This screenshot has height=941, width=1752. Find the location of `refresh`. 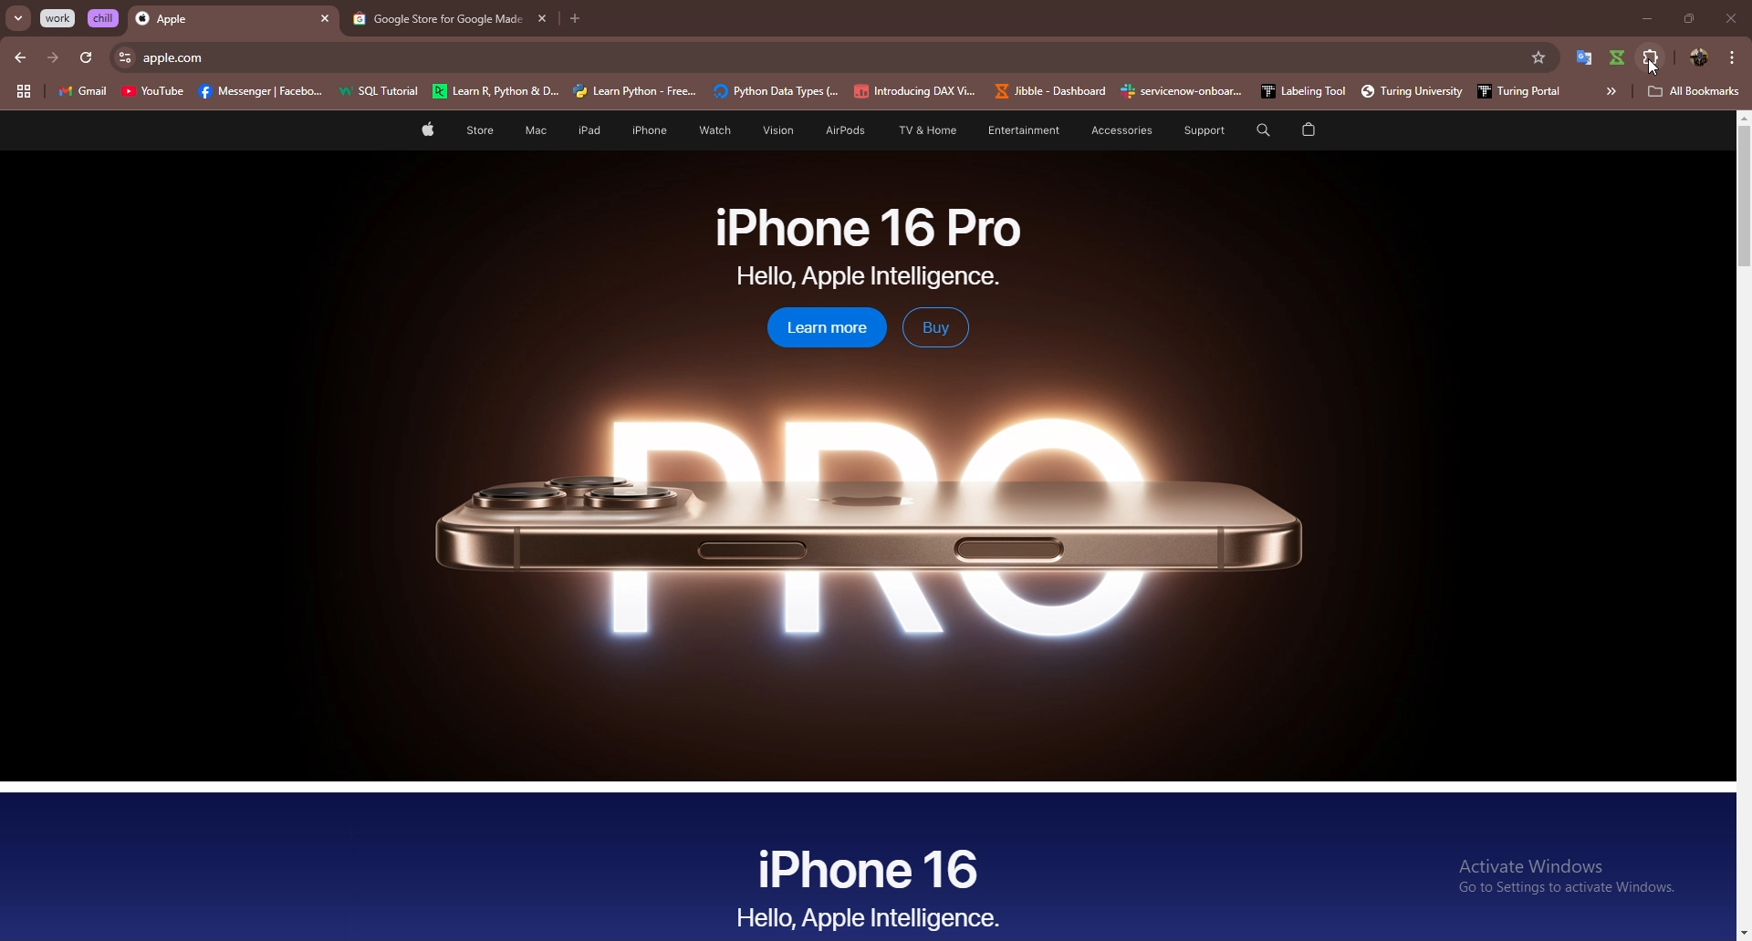

refresh is located at coordinates (86, 58).